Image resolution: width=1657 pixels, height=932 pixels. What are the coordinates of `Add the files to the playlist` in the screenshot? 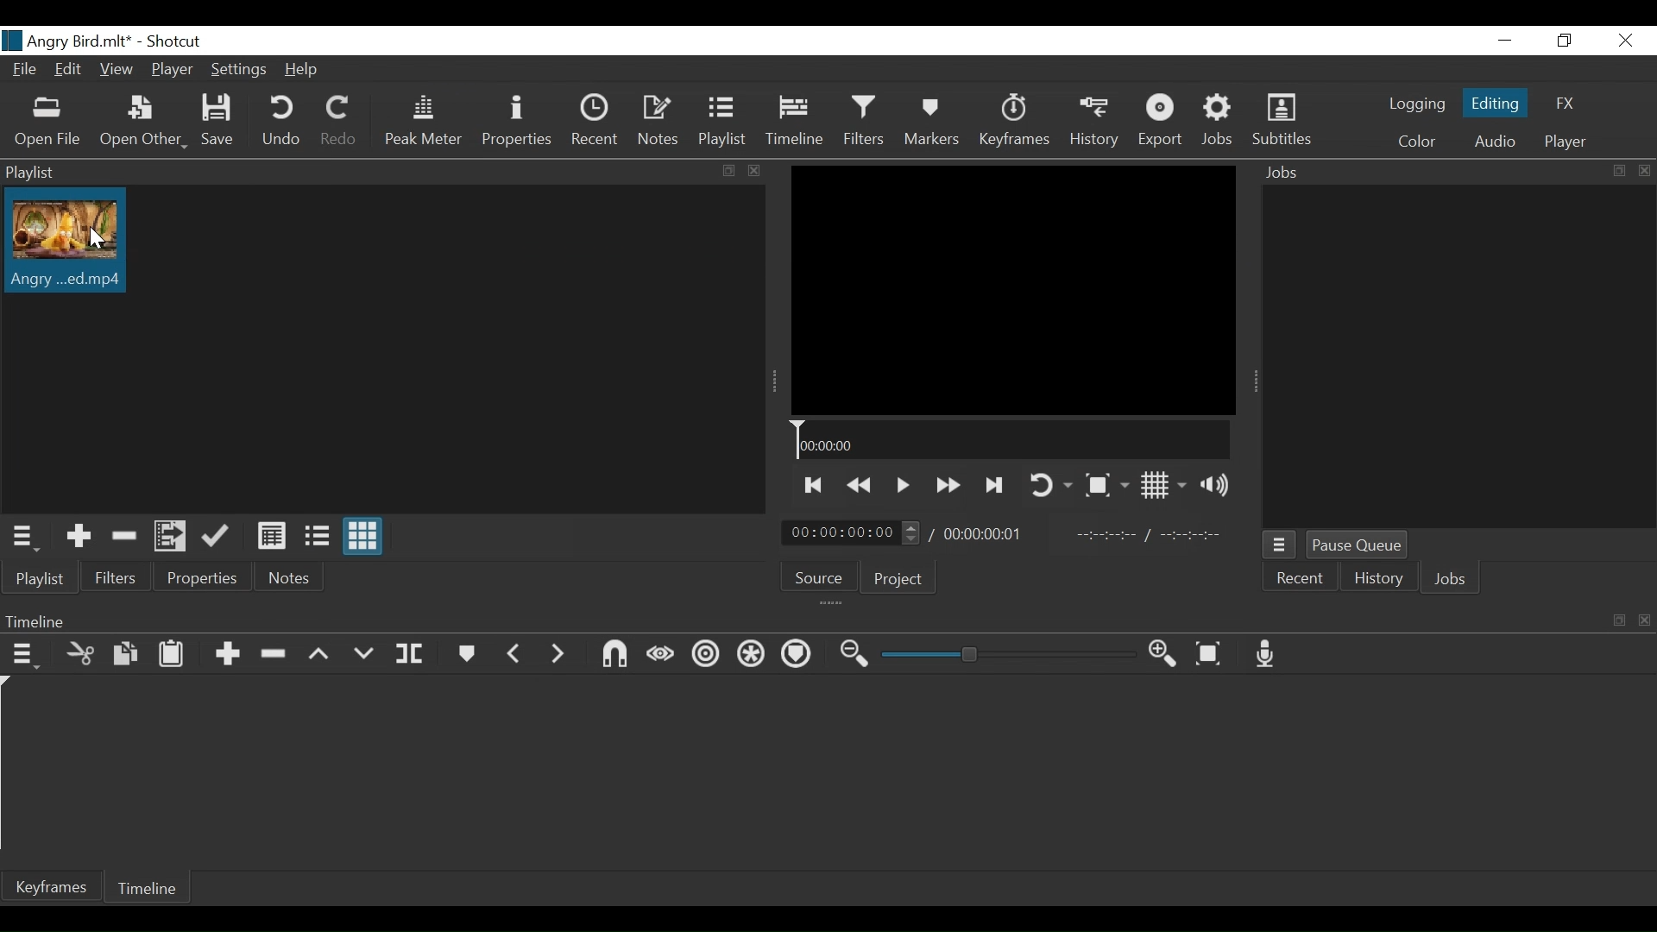 It's located at (169, 535).